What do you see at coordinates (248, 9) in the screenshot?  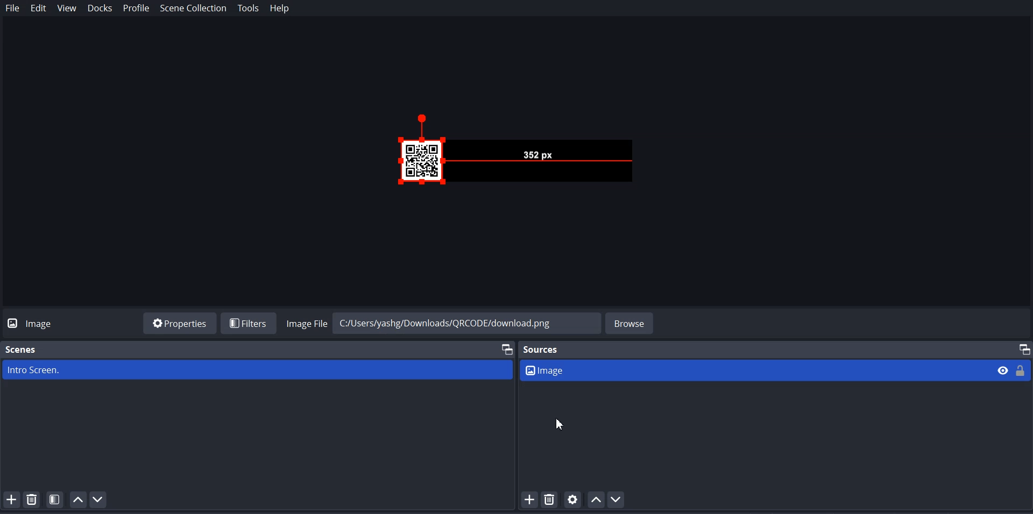 I see `Tools` at bounding box center [248, 9].